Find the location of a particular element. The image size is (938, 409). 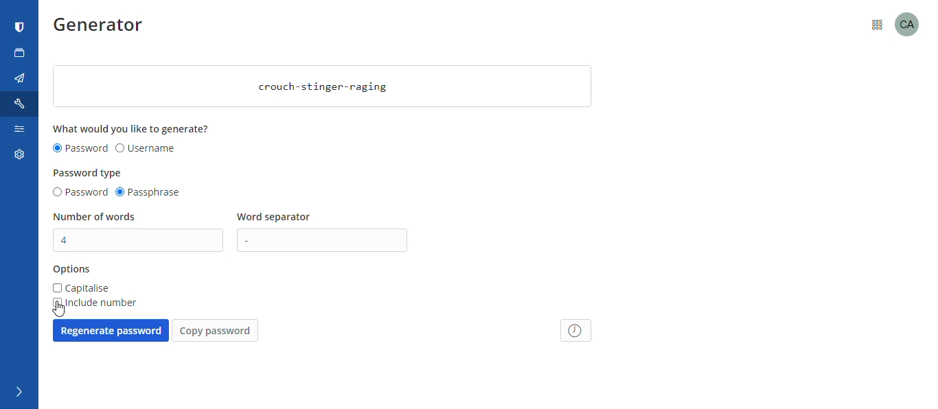

bitwarden logo is located at coordinates (20, 27).